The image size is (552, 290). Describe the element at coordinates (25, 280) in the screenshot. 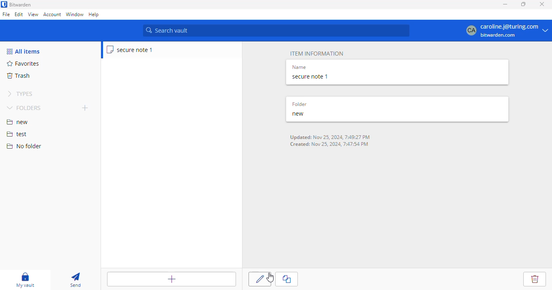

I see `my vault` at that location.